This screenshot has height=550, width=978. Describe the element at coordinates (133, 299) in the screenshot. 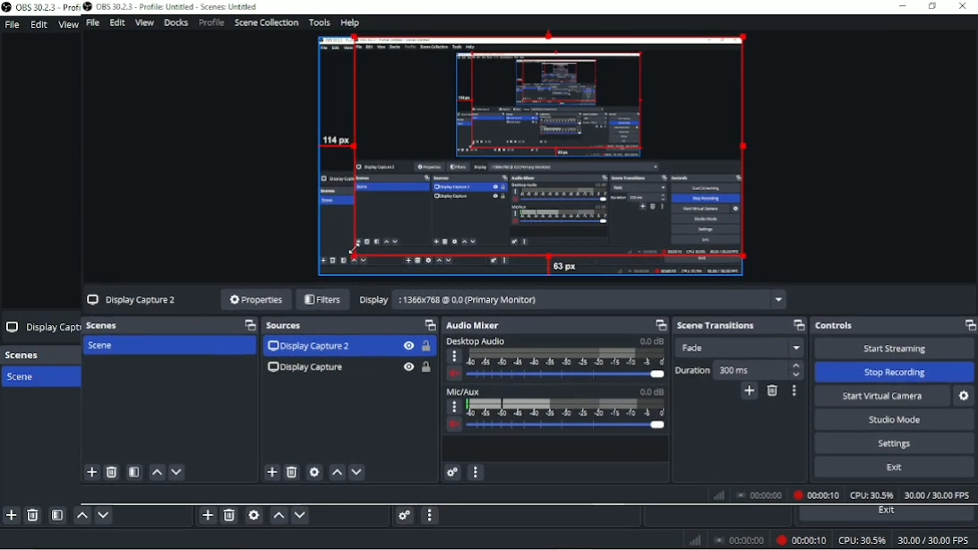

I see `Display Capture 2` at that location.